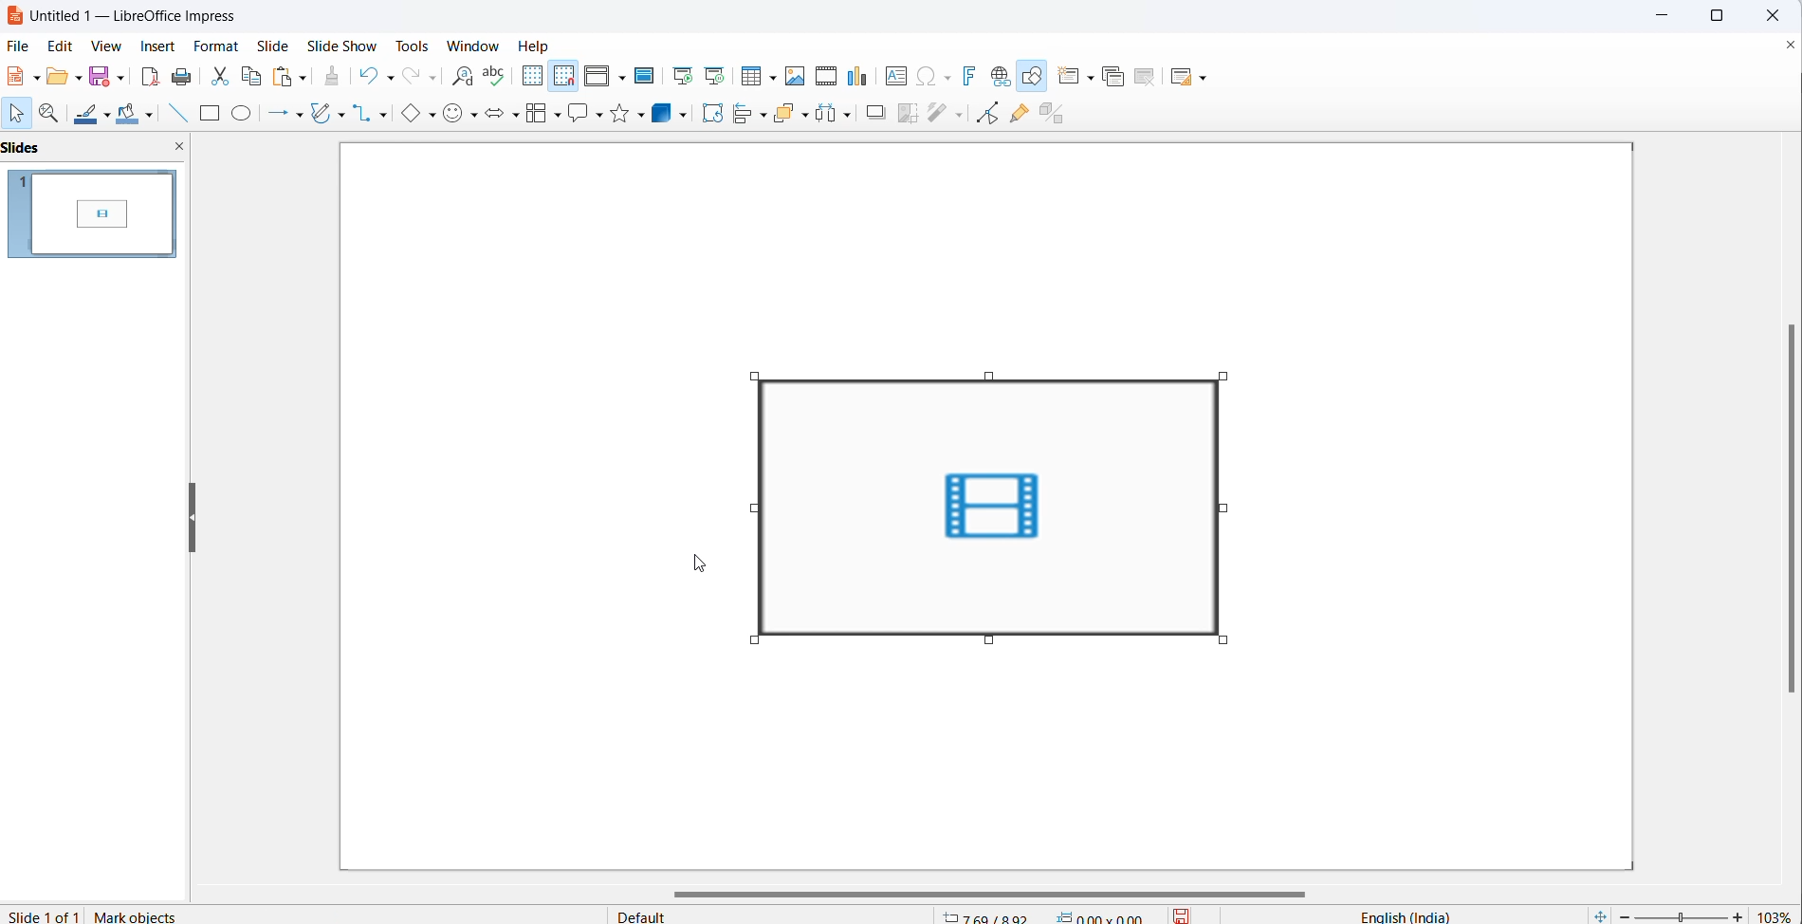 The width and height of the screenshot is (1802, 924). Describe the element at coordinates (496, 75) in the screenshot. I see `spellings` at that location.